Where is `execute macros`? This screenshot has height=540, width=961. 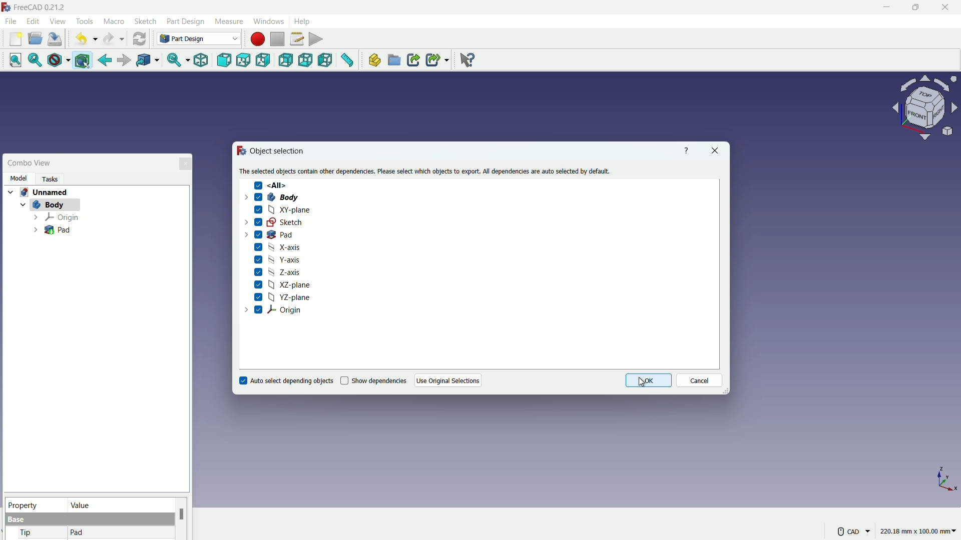 execute macros is located at coordinates (317, 38).